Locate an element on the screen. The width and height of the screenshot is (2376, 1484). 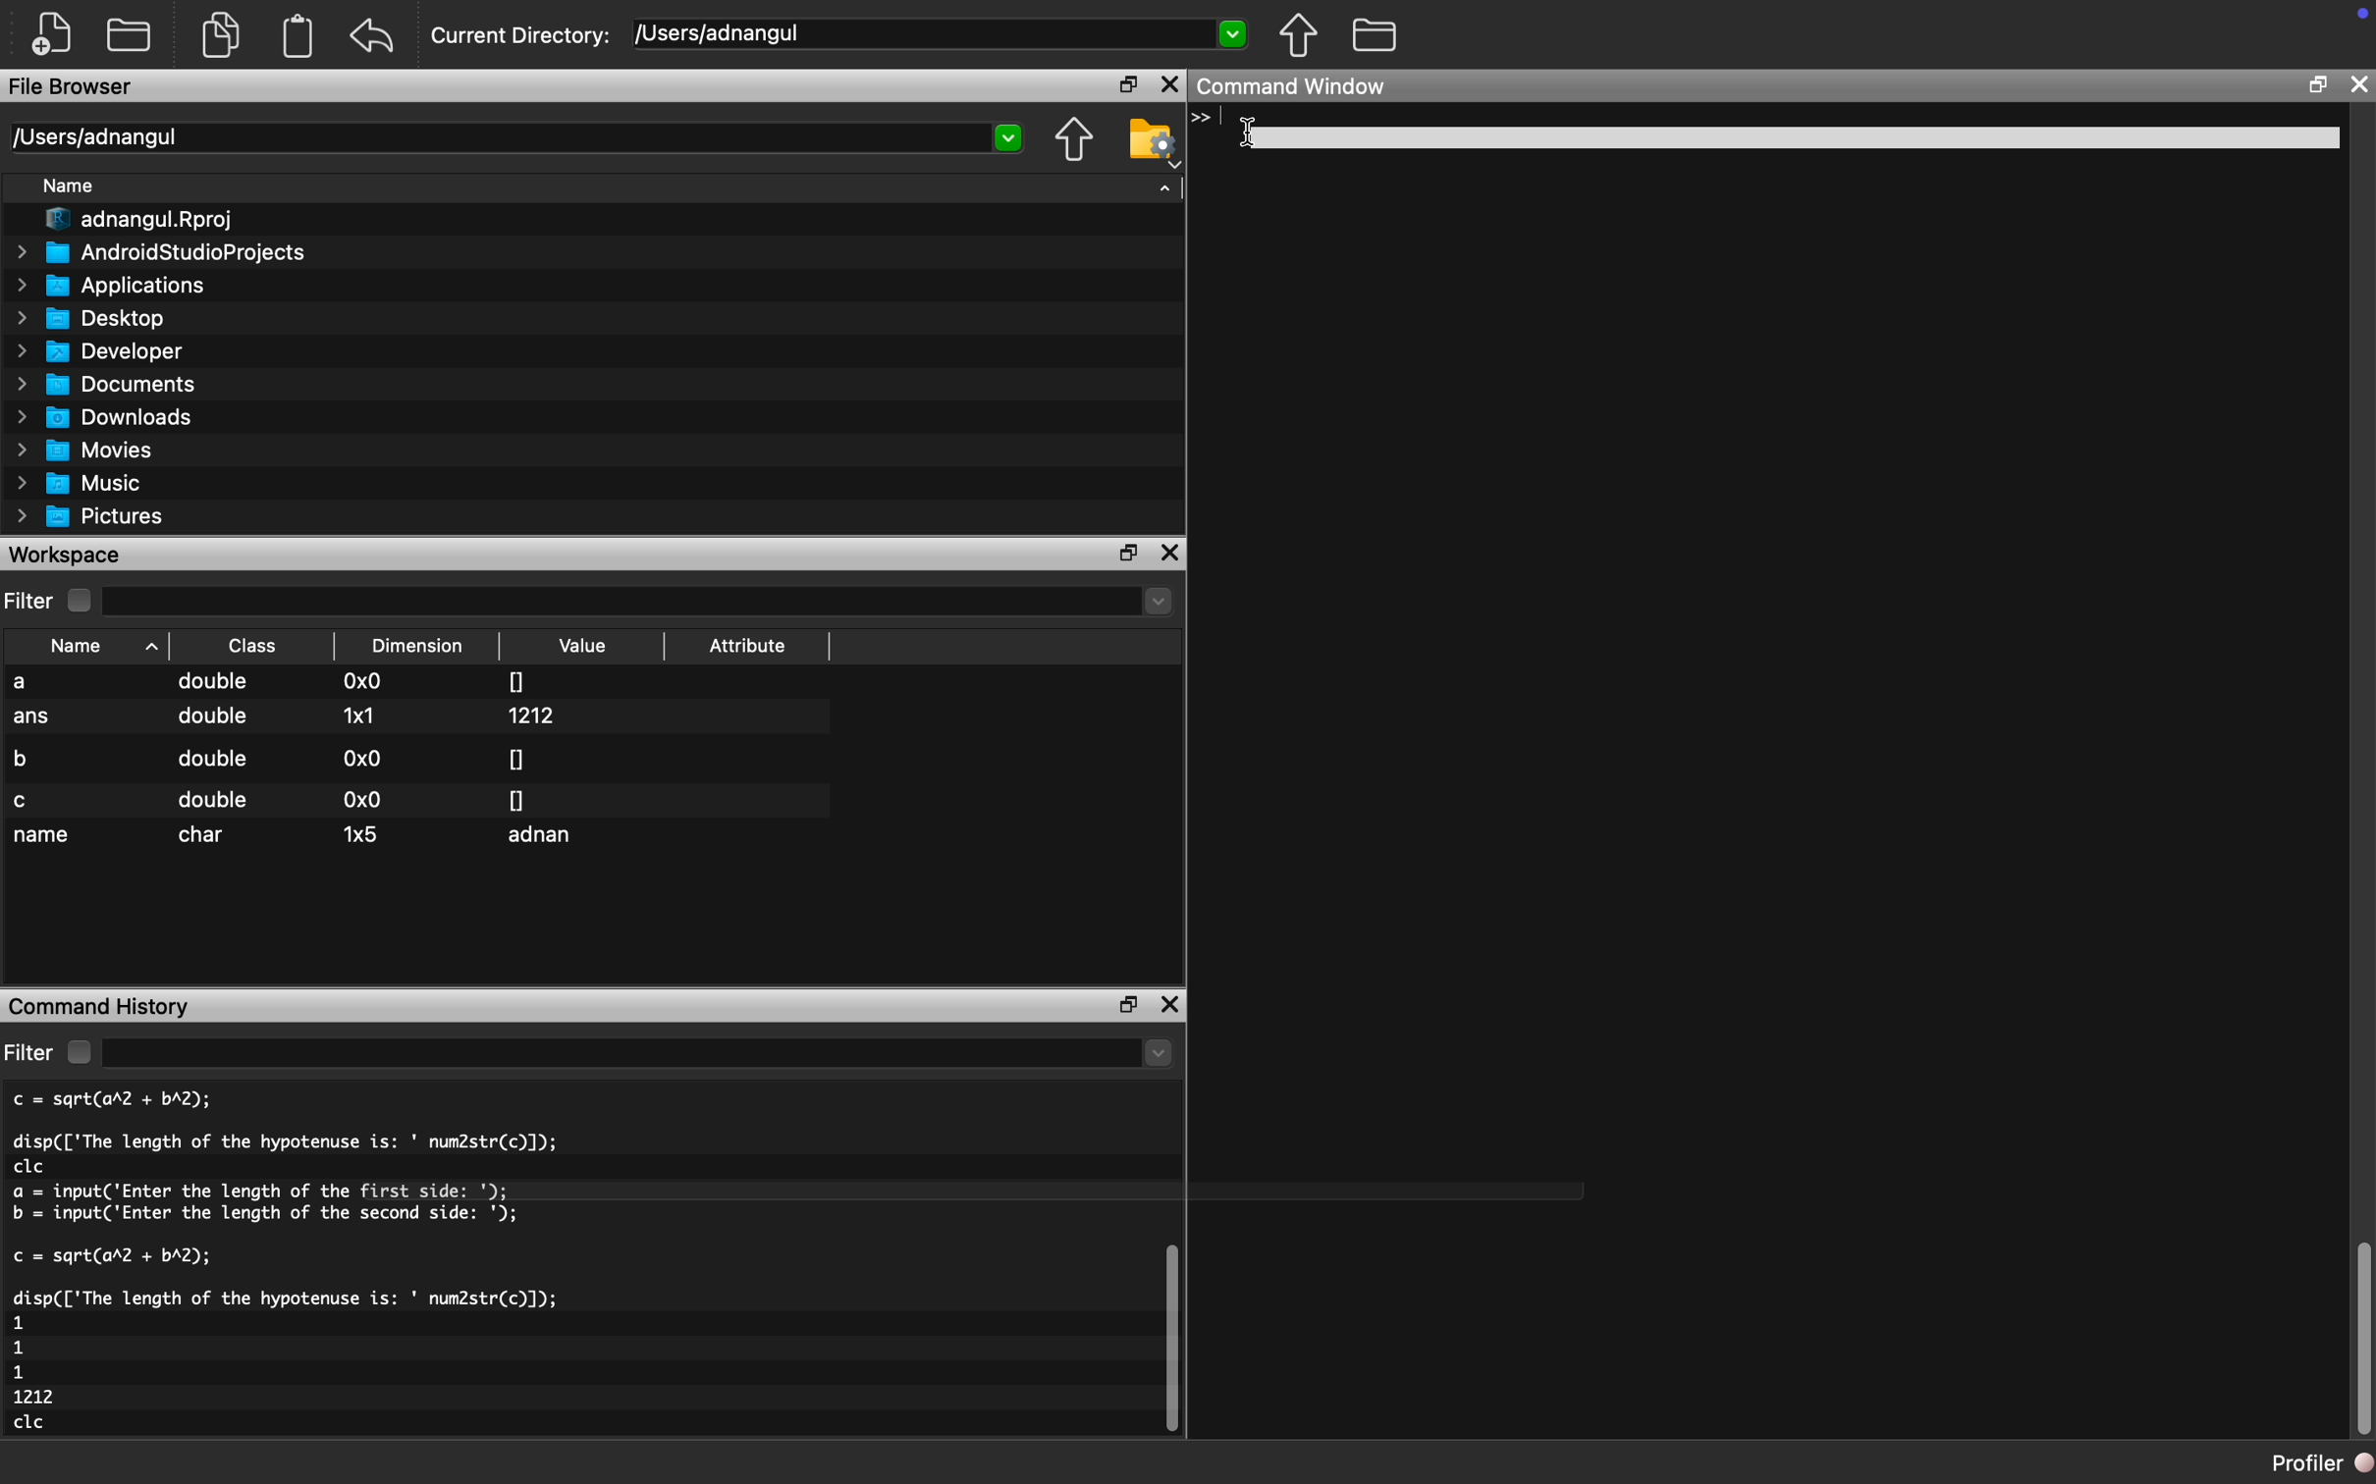
c is located at coordinates (25, 801).